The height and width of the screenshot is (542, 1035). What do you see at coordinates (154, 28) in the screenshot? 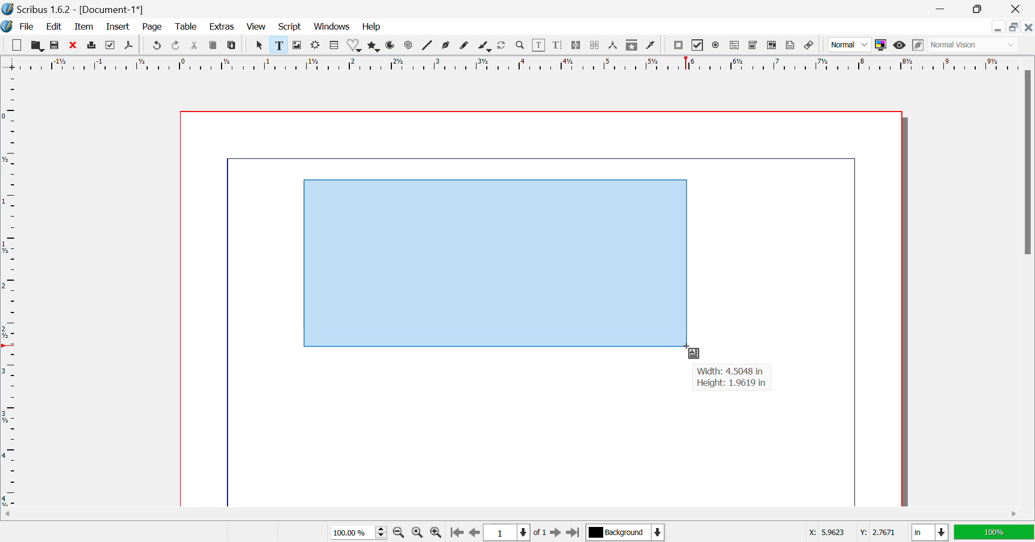
I see `Page` at bounding box center [154, 28].